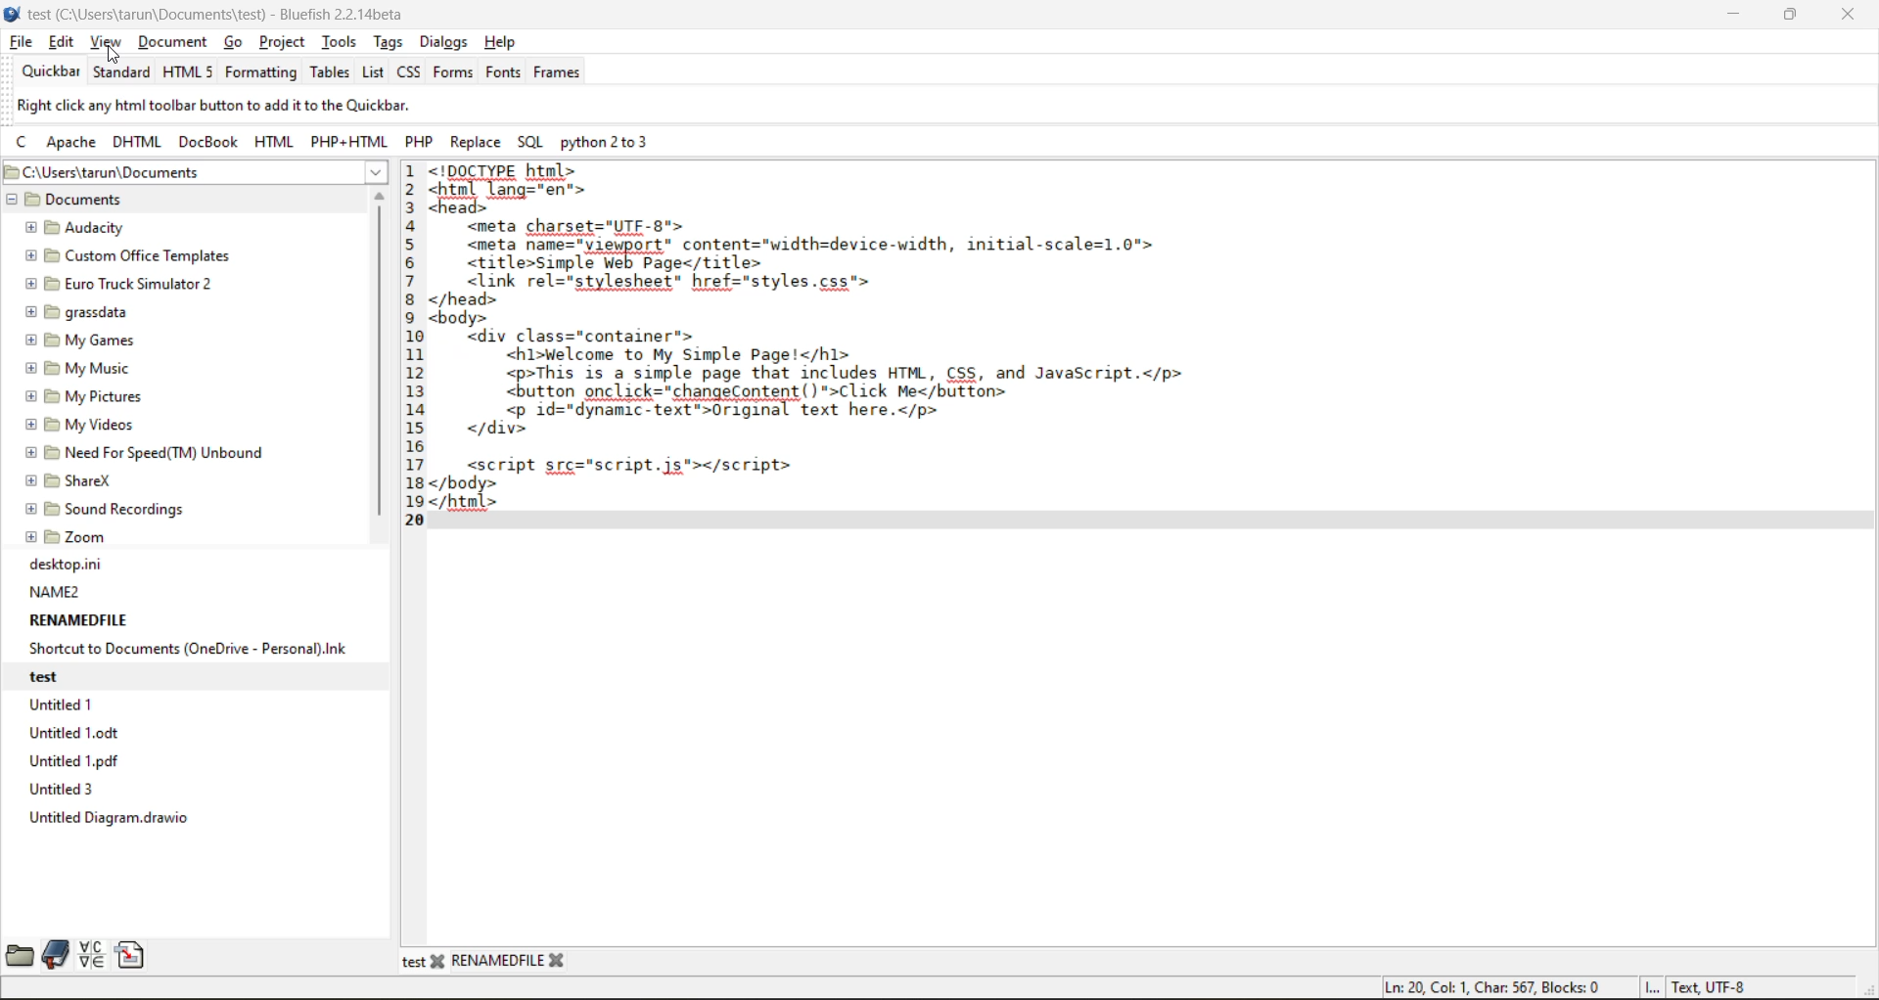 The width and height of the screenshot is (1879, 1000). Describe the element at coordinates (1569, 983) in the screenshot. I see `metadata` at that location.